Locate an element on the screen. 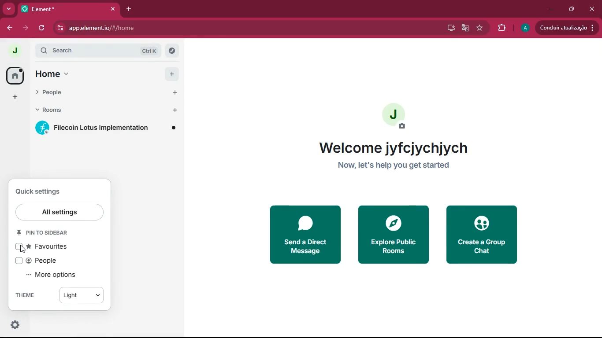 The height and width of the screenshot is (338, 602). Add people is located at coordinates (174, 93).